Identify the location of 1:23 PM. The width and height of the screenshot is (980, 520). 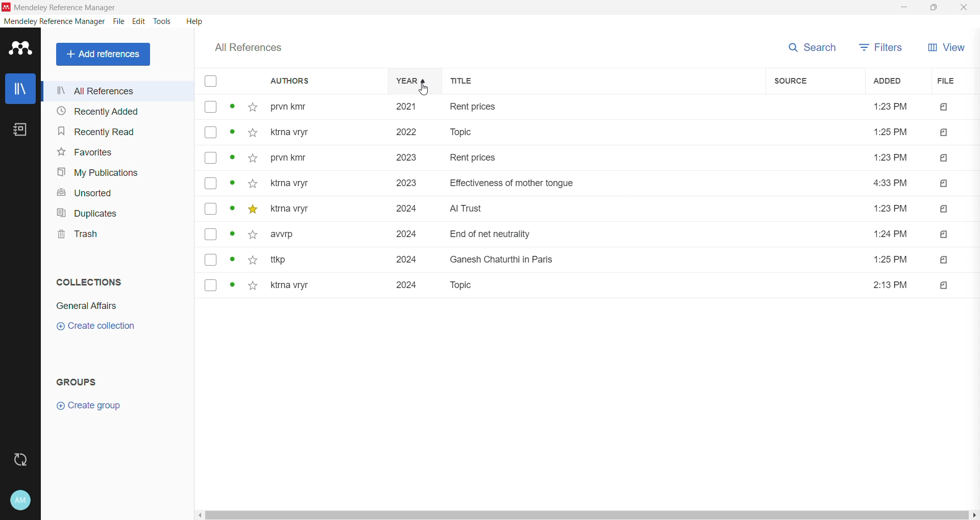
(890, 157).